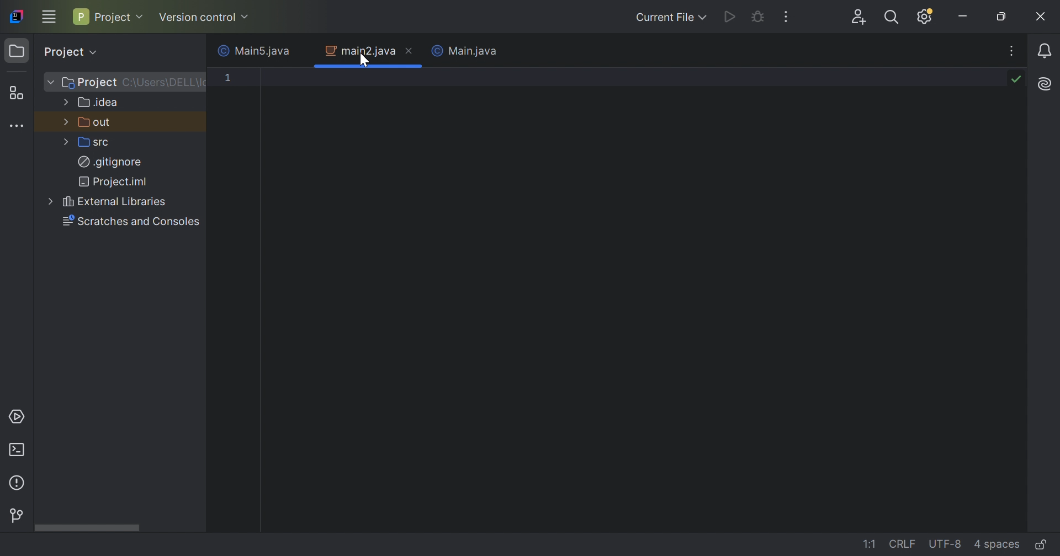 This screenshot has width=1060, height=556. Describe the element at coordinates (1045, 84) in the screenshot. I see `AI Assistant` at that location.